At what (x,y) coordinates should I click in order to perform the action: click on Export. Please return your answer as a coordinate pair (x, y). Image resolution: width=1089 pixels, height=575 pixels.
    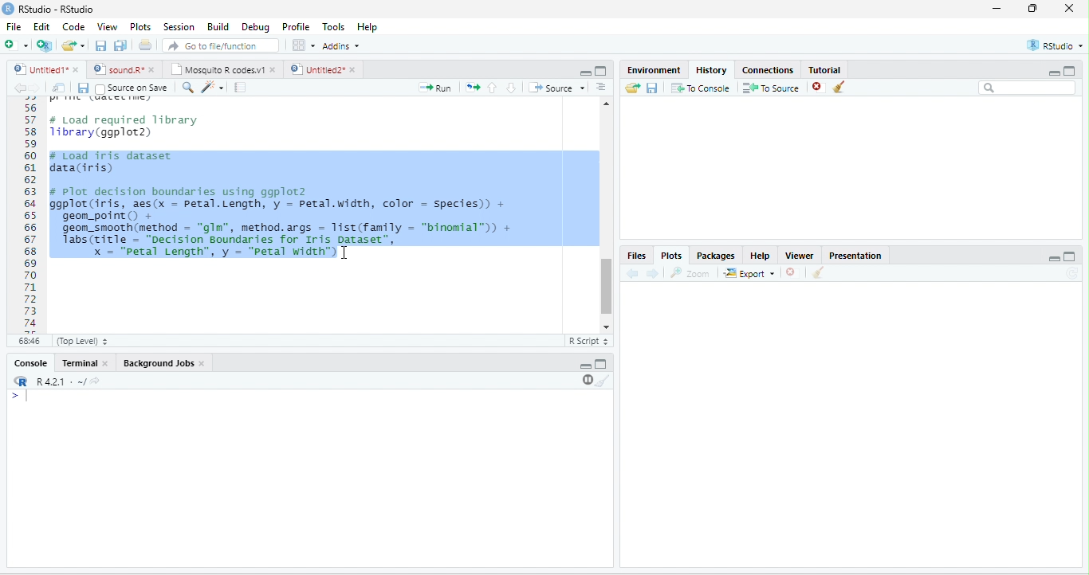
    Looking at the image, I should click on (749, 274).